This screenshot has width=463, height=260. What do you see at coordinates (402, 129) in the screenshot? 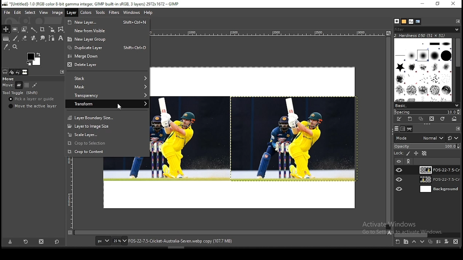
I see `channels` at bounding box center [402, 129].